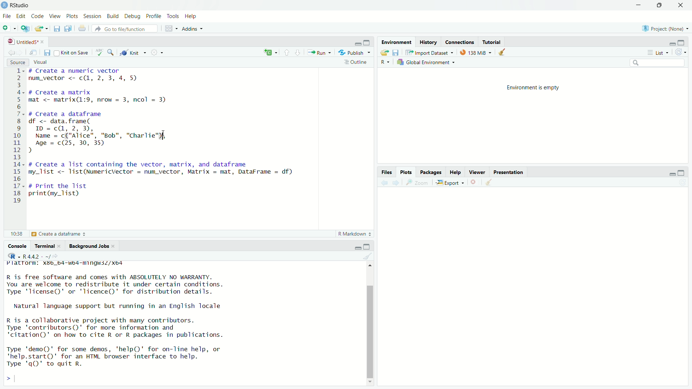  I want to click on Console, so click(18, 246).